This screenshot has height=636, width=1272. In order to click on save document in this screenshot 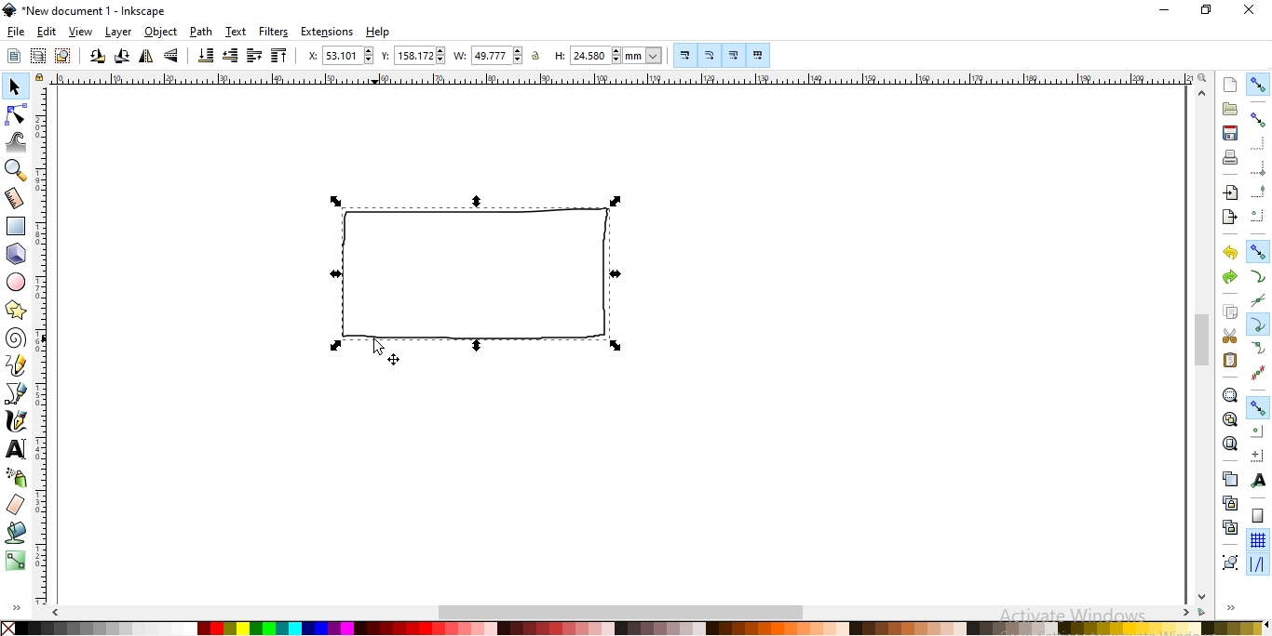, I will do `click(1229, 134)`.